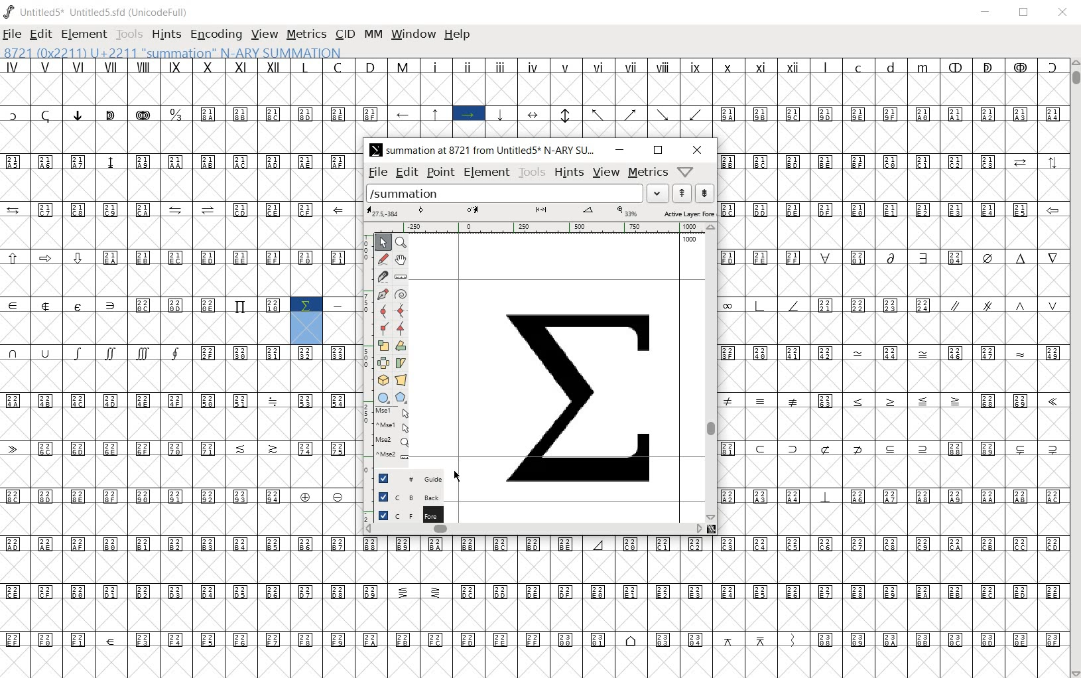  I want to click on flip the selection, so click(384, 364).